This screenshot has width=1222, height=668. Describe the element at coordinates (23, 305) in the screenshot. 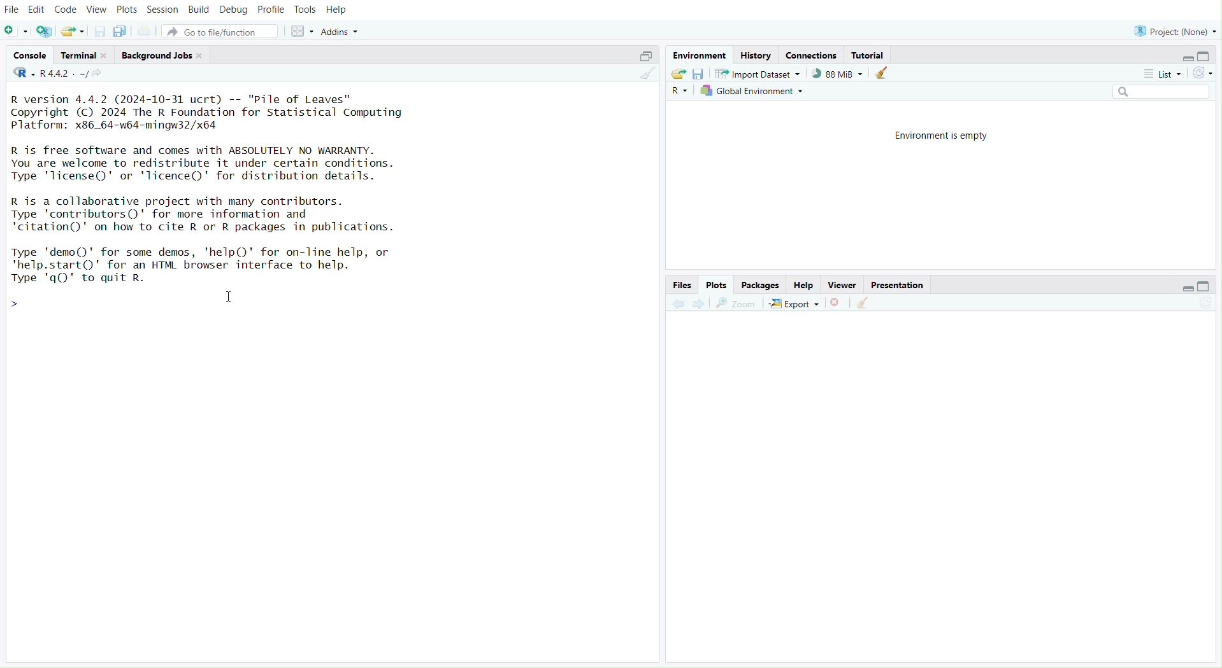

I see `Prompt cursor` at that location.